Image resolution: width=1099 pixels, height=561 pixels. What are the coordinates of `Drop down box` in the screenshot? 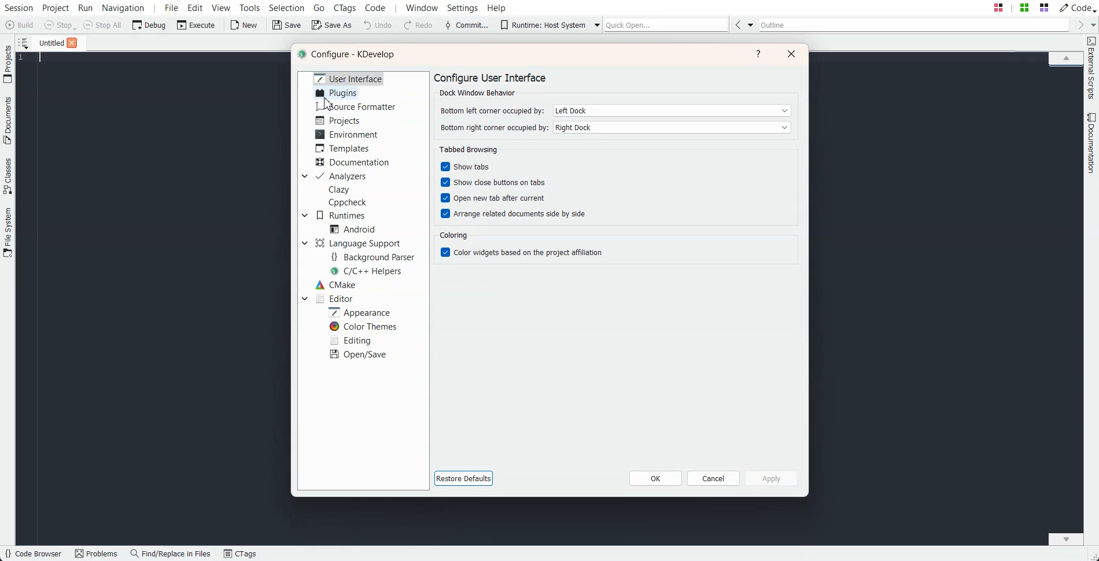 It's located at (303, 176).